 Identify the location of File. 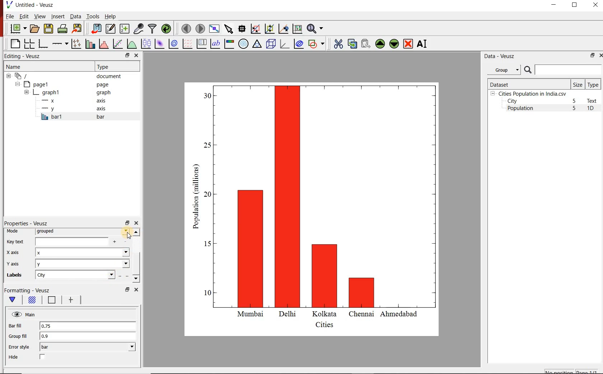
(10, 16).